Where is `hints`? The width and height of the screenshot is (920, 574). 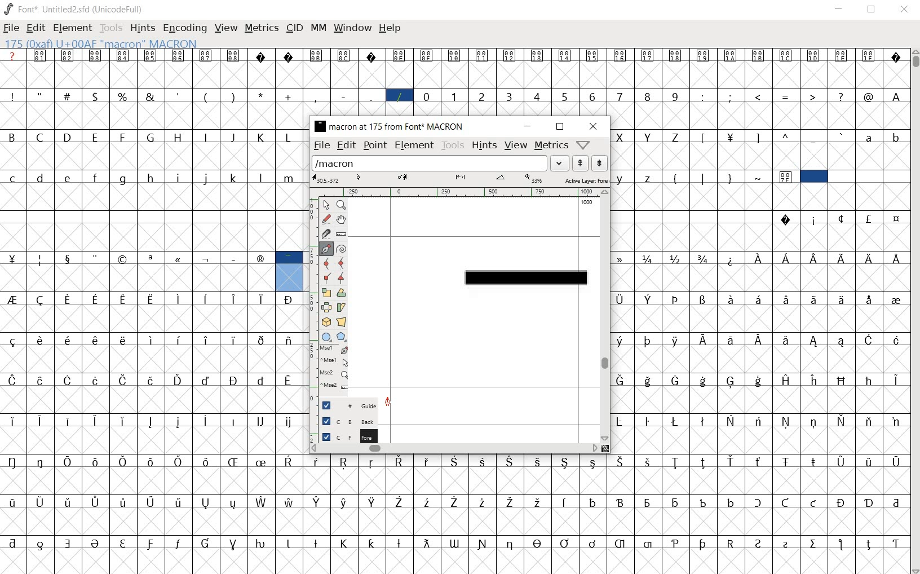
hints is located at coordinates (143, 29).